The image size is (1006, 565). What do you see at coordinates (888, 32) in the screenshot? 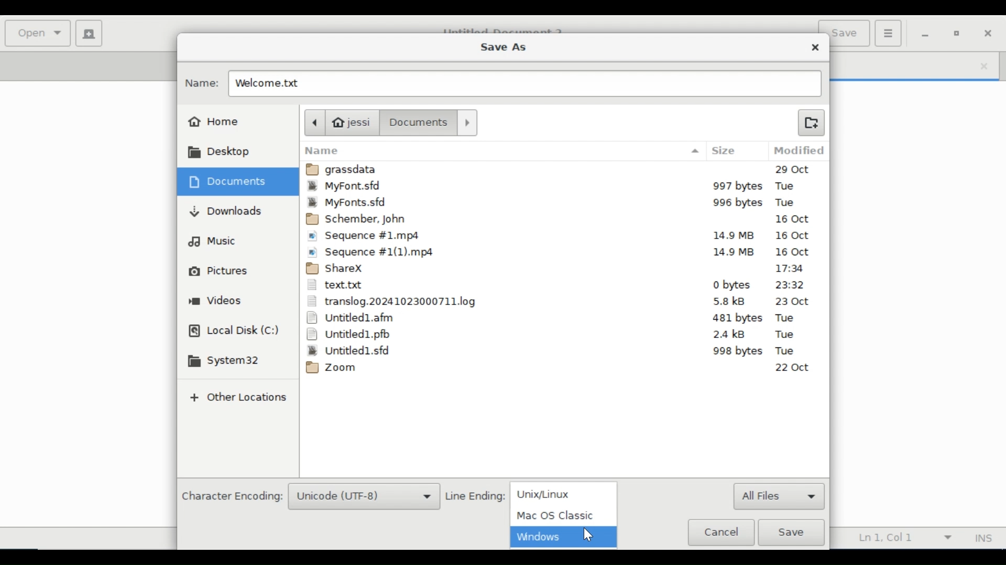
I see `Application menu` at bounding box center [888, 32].